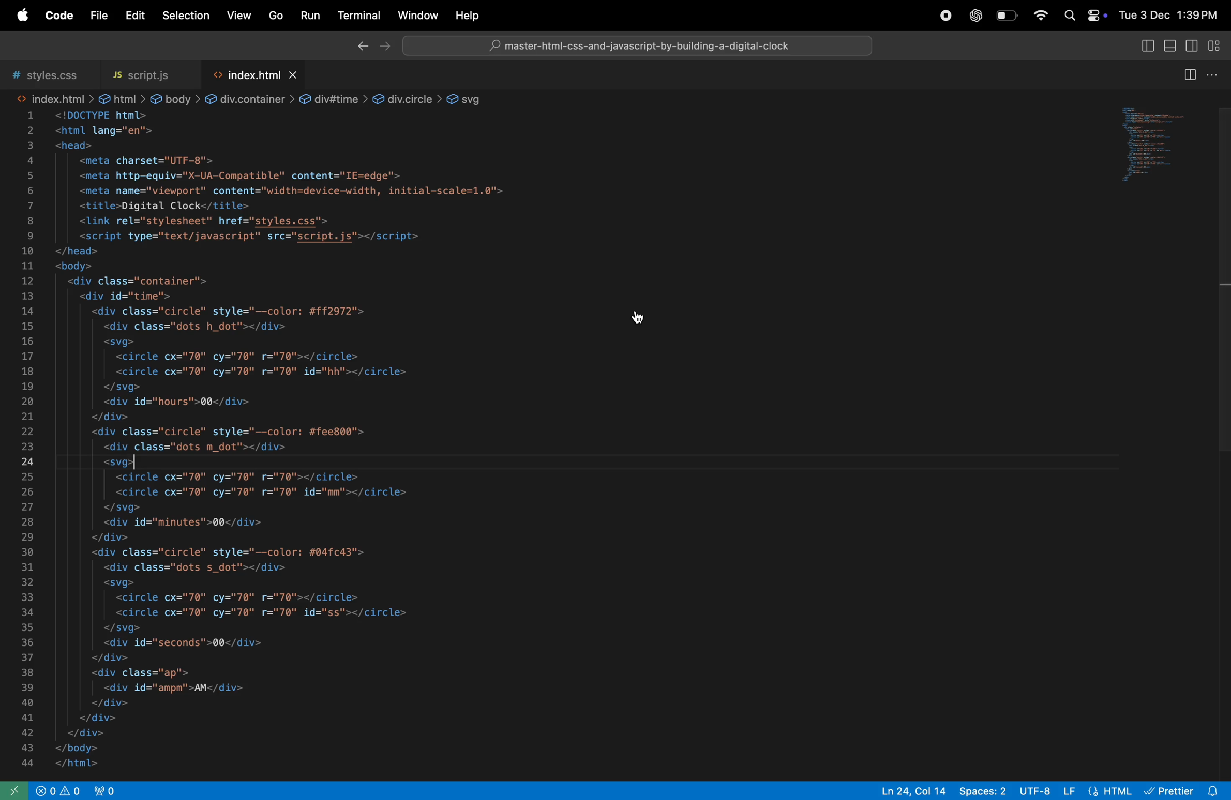 The height and width of the screenshot is (800, 1231). What do you see at coordinates (1143, 48) in the screenshot?
I see `toggle primary side bar` at bounding box center [1143, 48].